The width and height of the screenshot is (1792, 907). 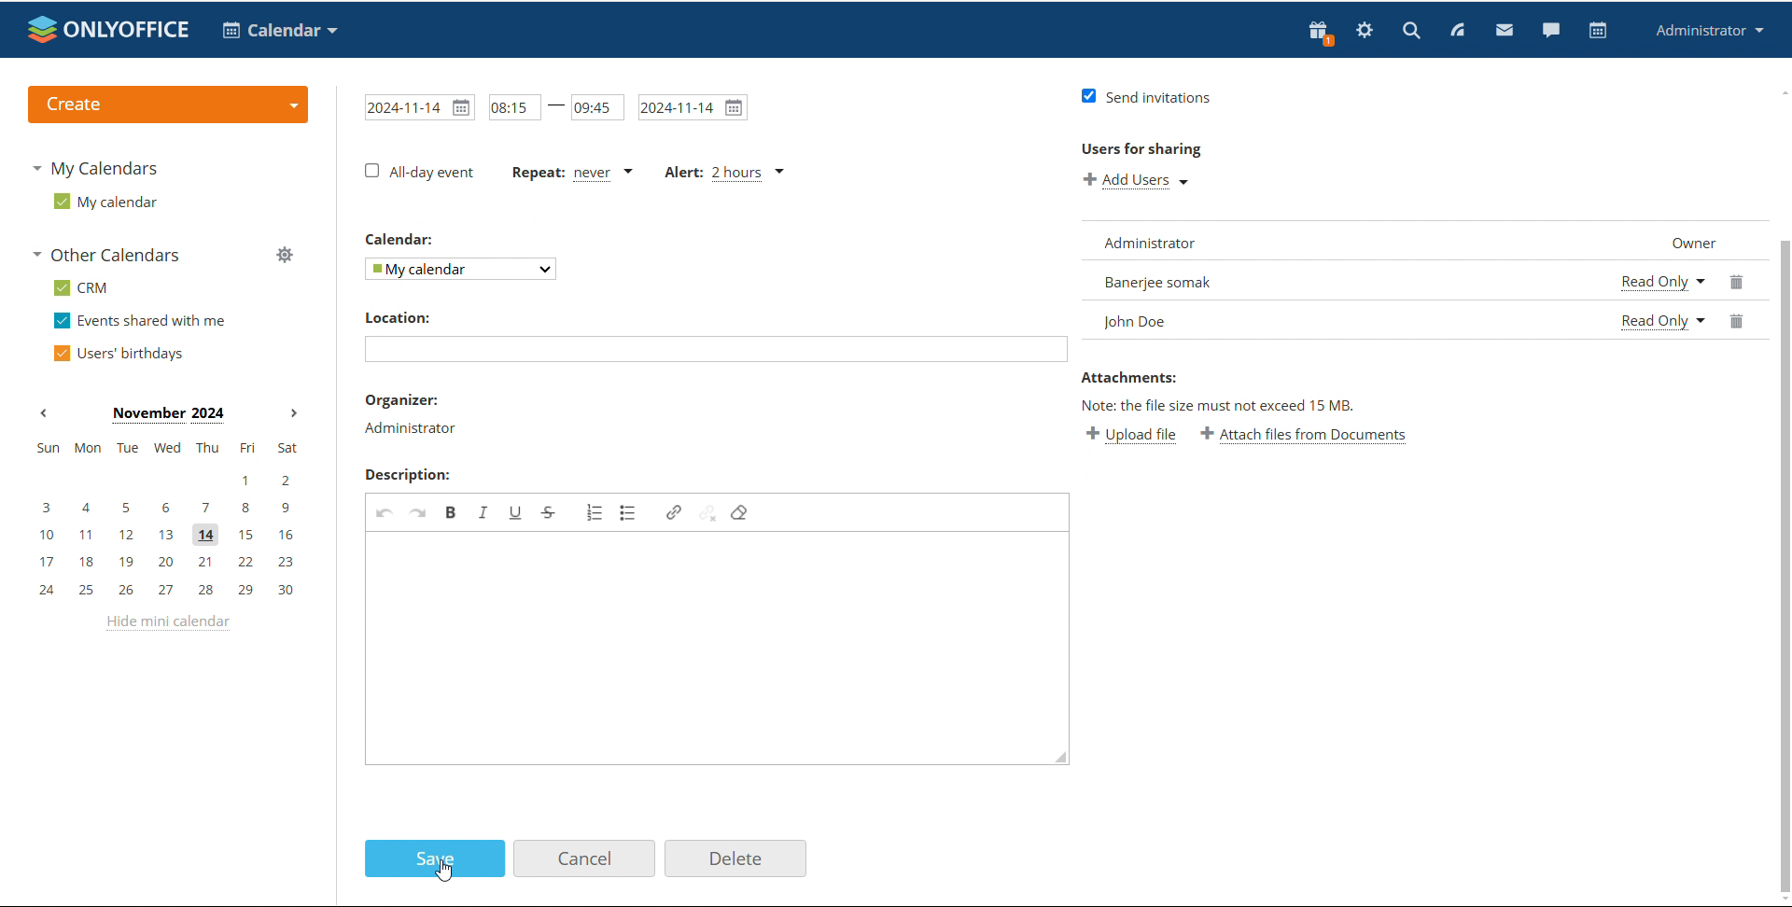 I want to click on 17, 18, 19, 20, 21, 22, 23, so click(x=167, y=563).